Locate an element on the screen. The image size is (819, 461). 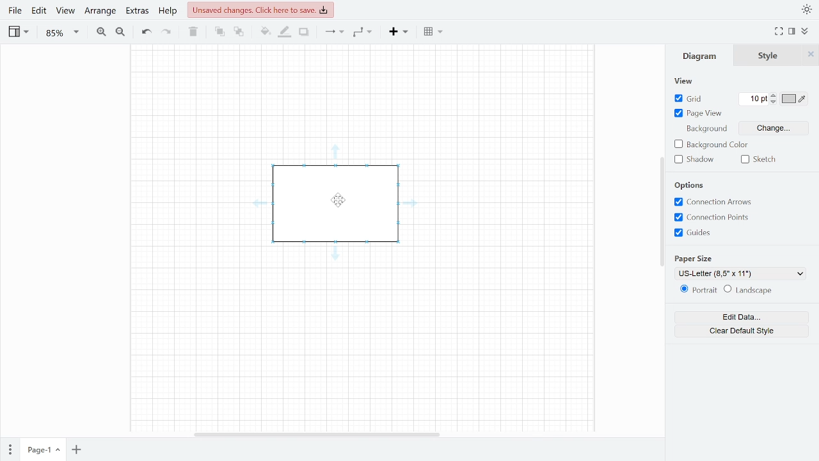
Arrange is located at coordinates (99, 12).